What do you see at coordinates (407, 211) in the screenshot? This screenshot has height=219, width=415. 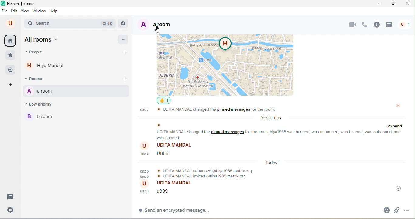 I see `more option` at bounding box center [407, 211].